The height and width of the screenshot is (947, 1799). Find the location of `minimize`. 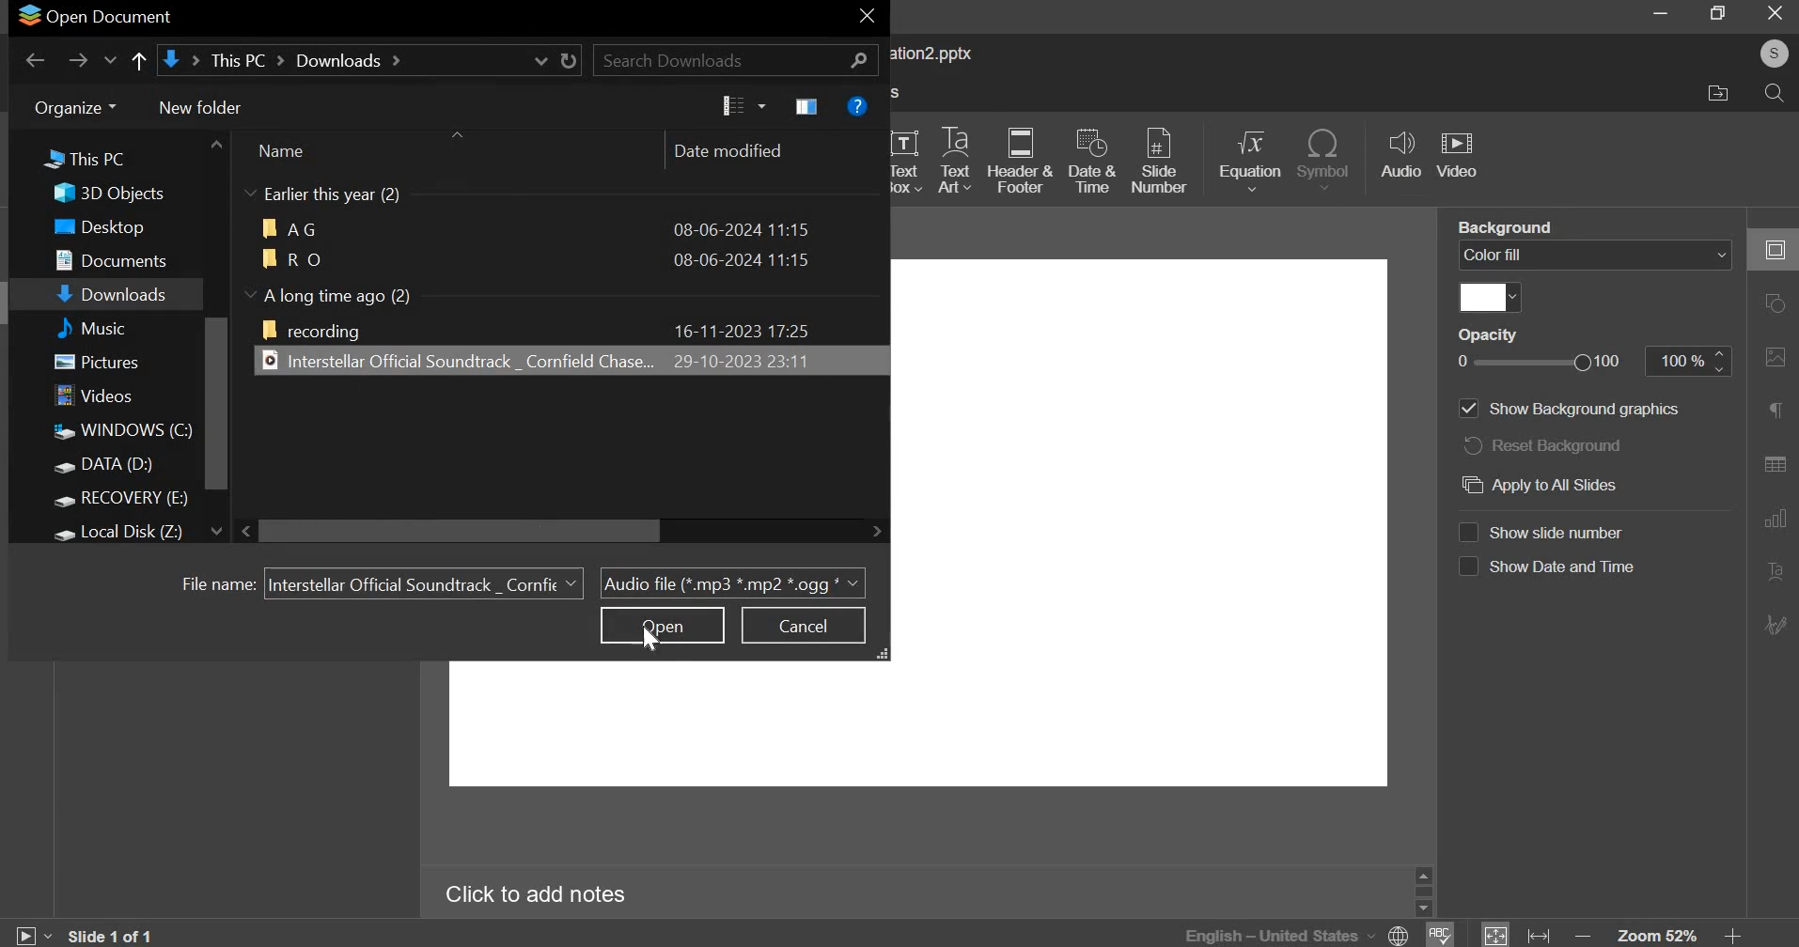

minimize is located at coordinates (1657, 17).